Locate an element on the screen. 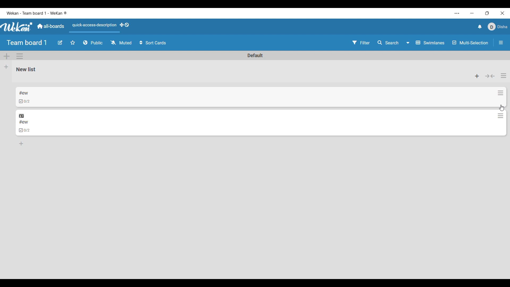  Board title is located at coordinates (27, 43).